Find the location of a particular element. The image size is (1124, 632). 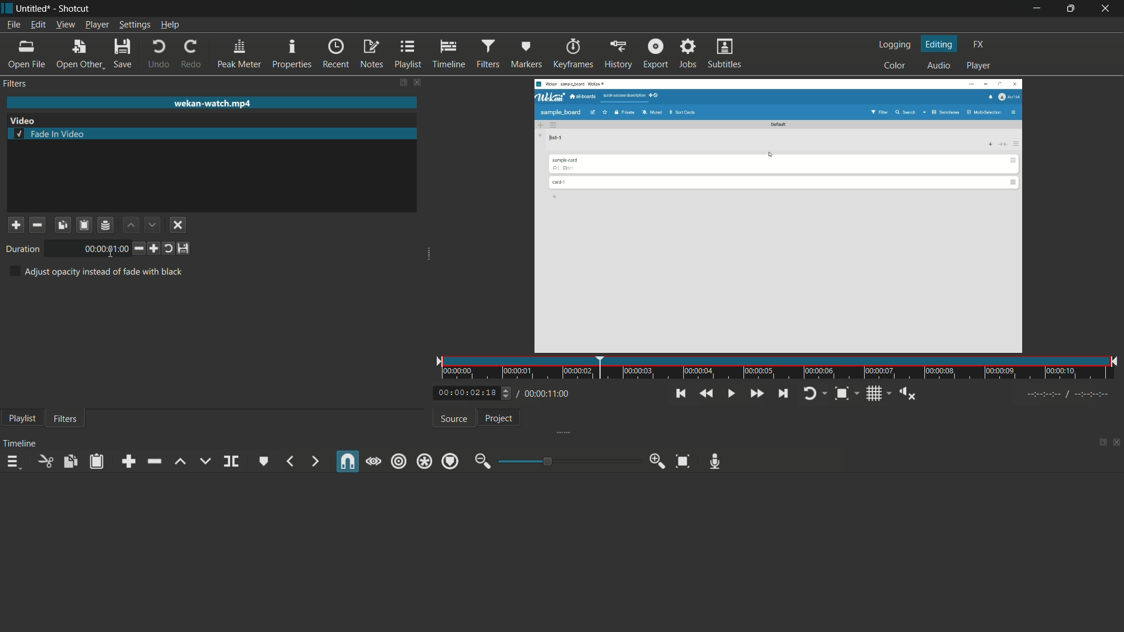

zoom in is located at coordinates (657, 461).